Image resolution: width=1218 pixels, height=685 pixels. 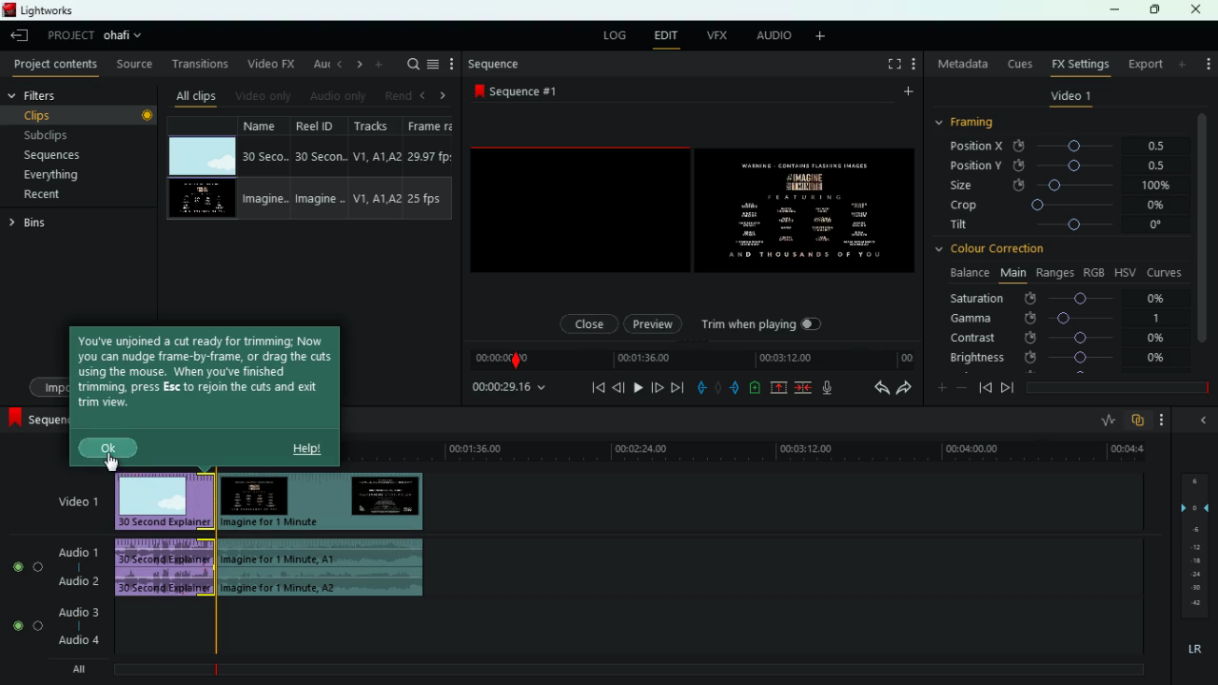 I want to click on size, so click(x=1061, y=185).